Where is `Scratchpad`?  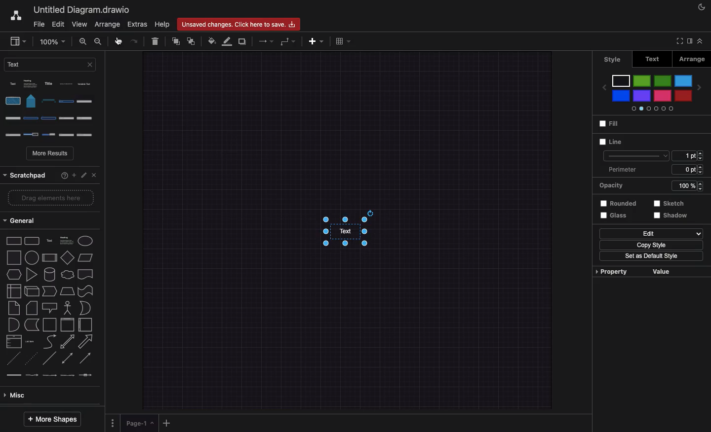
Scratchpad is located at coordinates (25, 174).